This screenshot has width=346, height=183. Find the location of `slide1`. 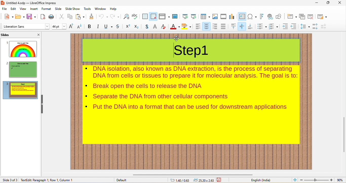

slide1 is located at coordinates (20, 49).